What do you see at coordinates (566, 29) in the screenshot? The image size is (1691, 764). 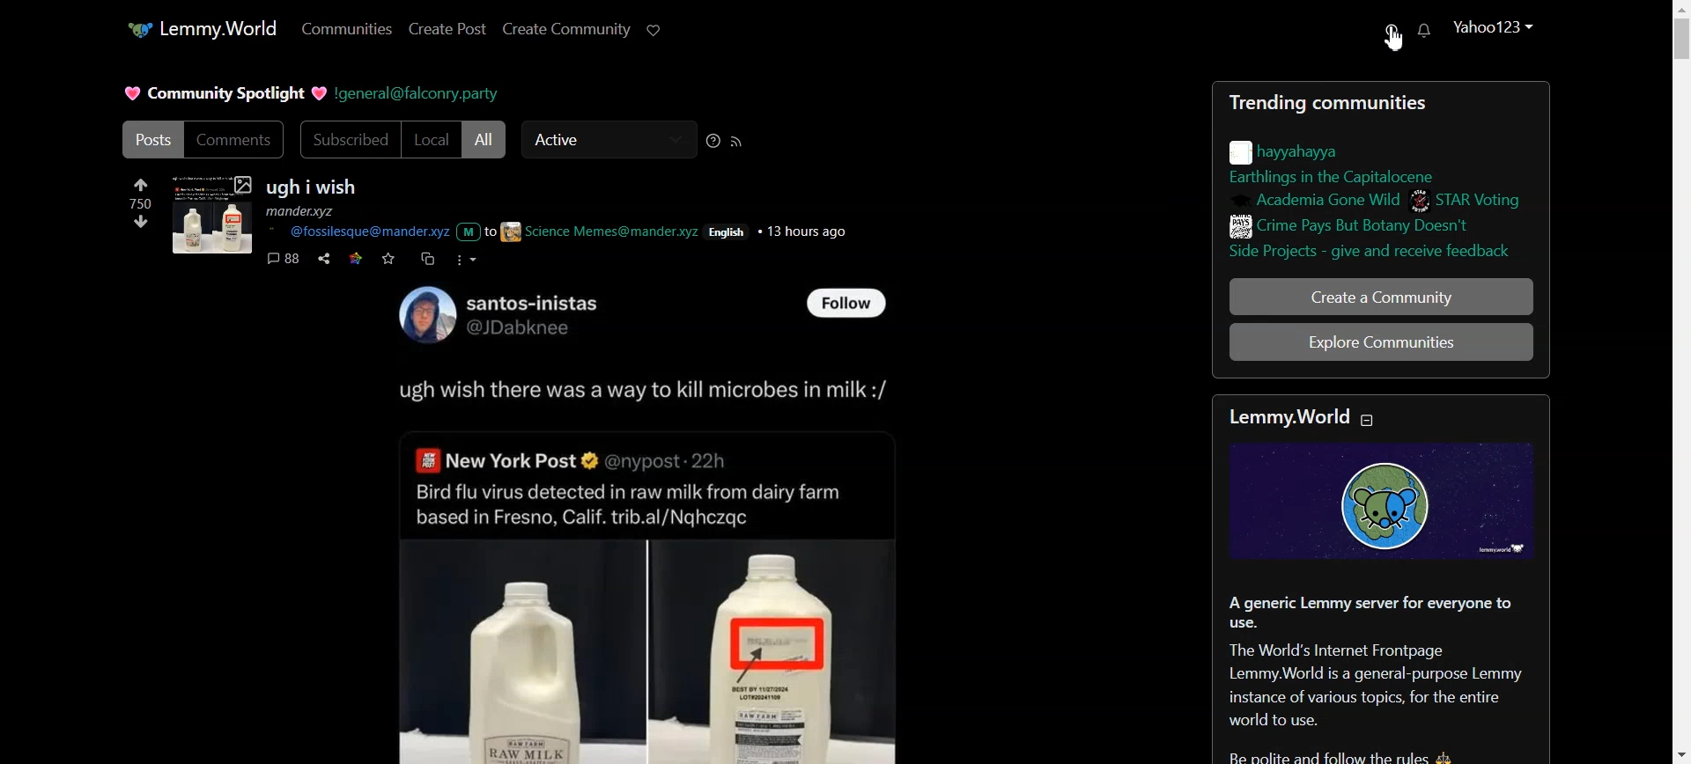 I see `Create Community` at bounding box center [566, 29].